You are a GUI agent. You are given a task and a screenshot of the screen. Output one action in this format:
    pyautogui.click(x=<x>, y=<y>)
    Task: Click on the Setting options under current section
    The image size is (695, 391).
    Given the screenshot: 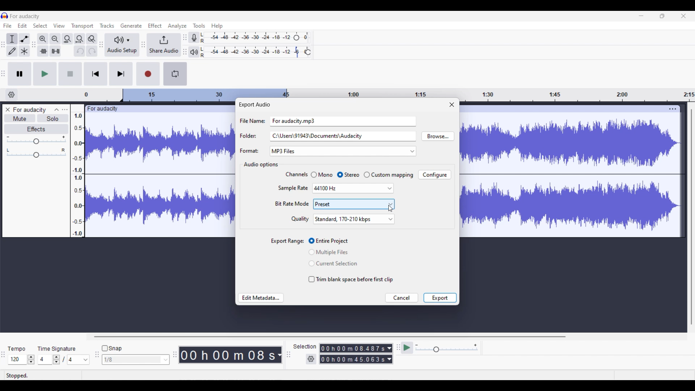 What is the action you would take?
    pyautogui.click(x=291, y=197)
    